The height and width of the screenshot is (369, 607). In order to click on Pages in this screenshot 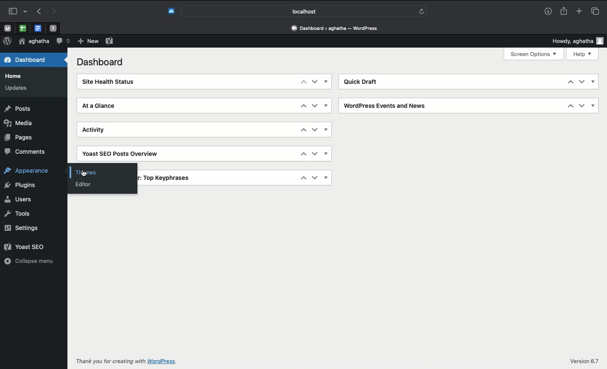, I will do `click(19, 137)`.